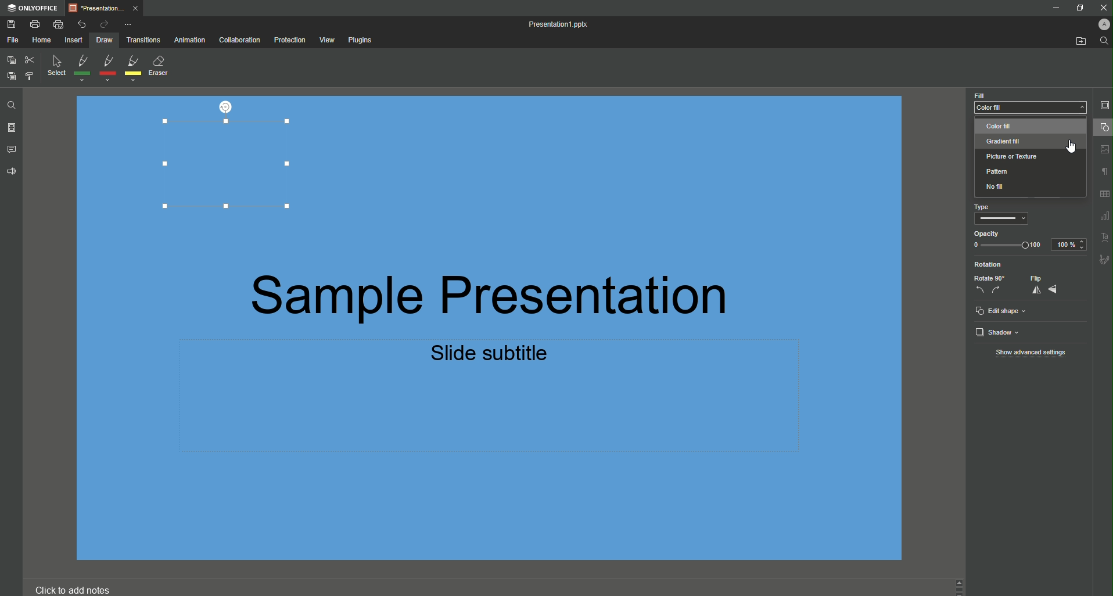 Image resolution: width=1113 pixels, height=596 pixels. Describe the element at coordinates (106, 68) in the screenshot. I see `Red` at that location.